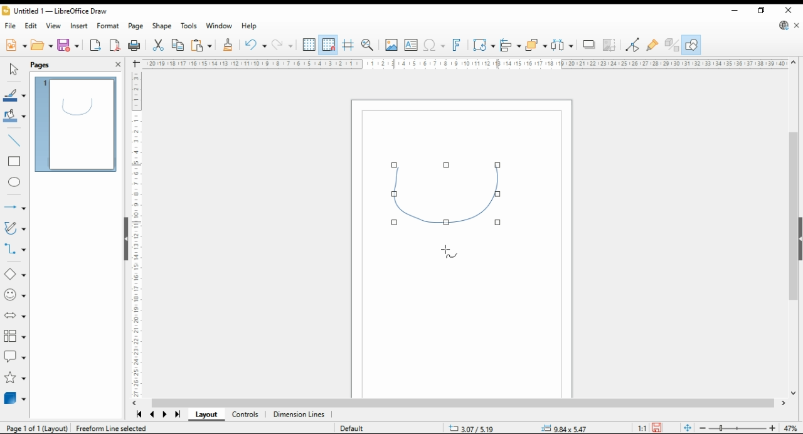 The height and width of the screenshot is (434, 803). What do you see at coordinates (38, 428) in the screenshot?
I see `page 1 of 1  (layout)` at bounding box center [38, 428].